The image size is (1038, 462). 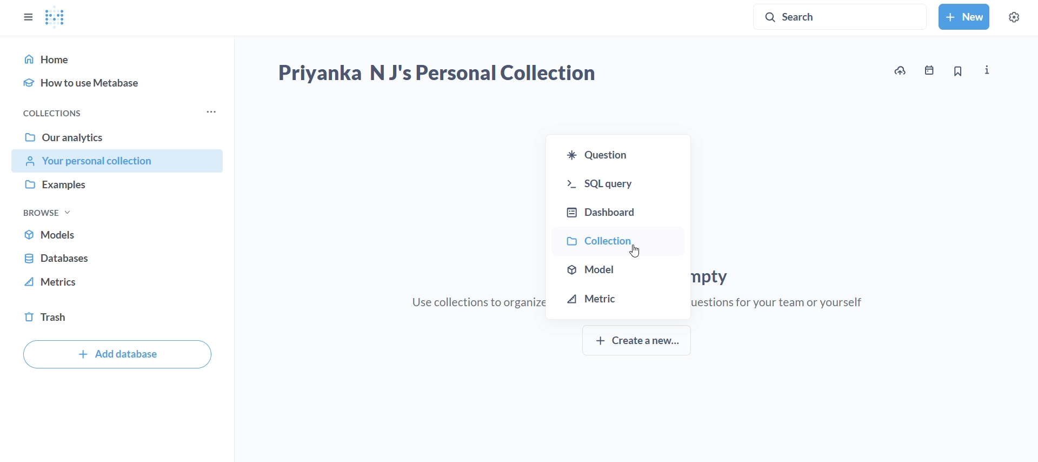 I want to click on metabase logo, so click(x=56, y=17).